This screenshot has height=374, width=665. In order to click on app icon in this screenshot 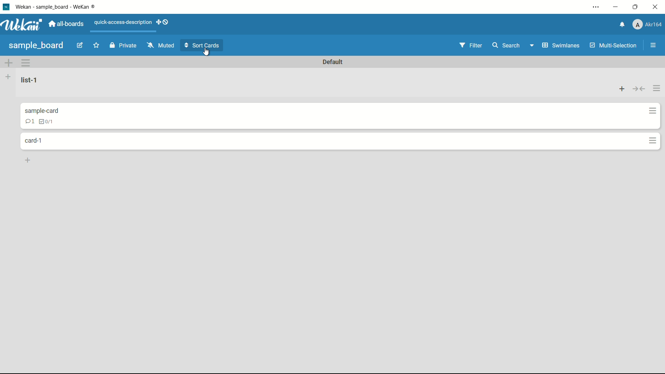, I will do `click(6, 7)`.